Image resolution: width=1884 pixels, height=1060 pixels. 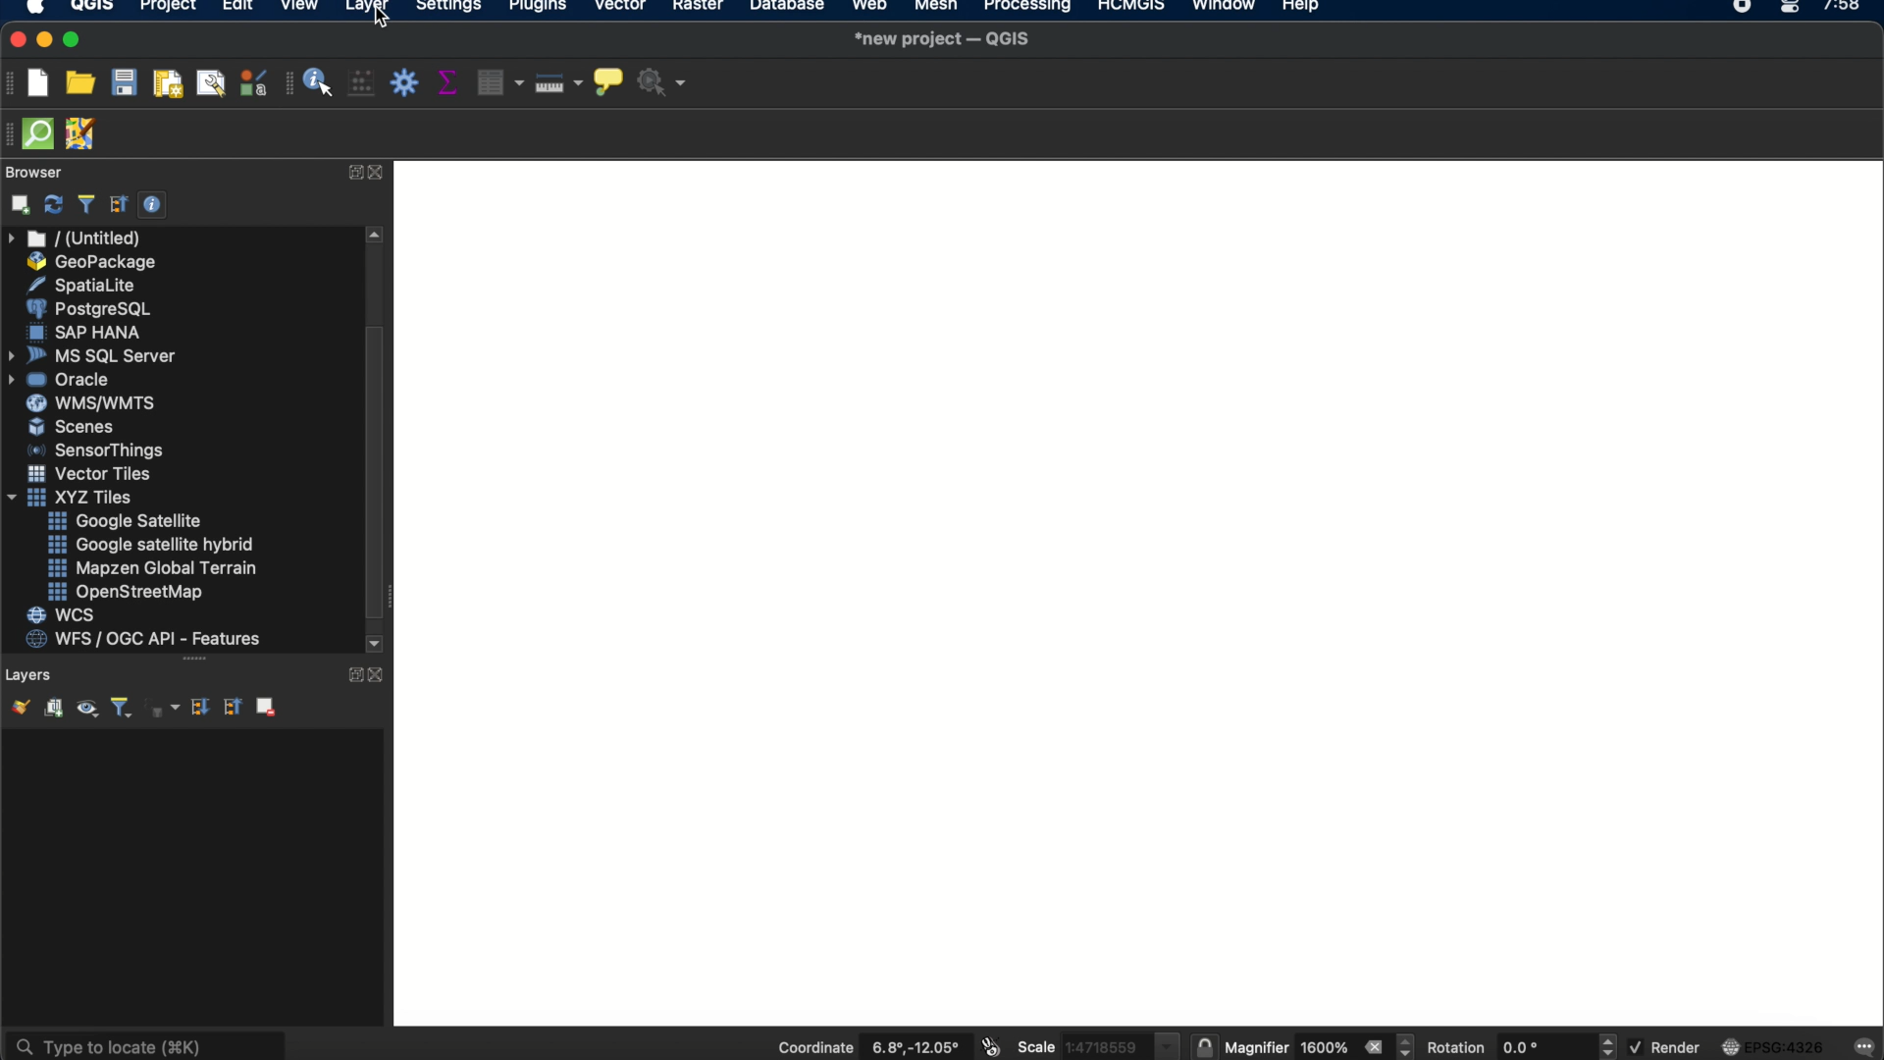 What do you see at coordinates (79, 83) in the screenshot?
I see `open project` at bounding box center [79, 83].